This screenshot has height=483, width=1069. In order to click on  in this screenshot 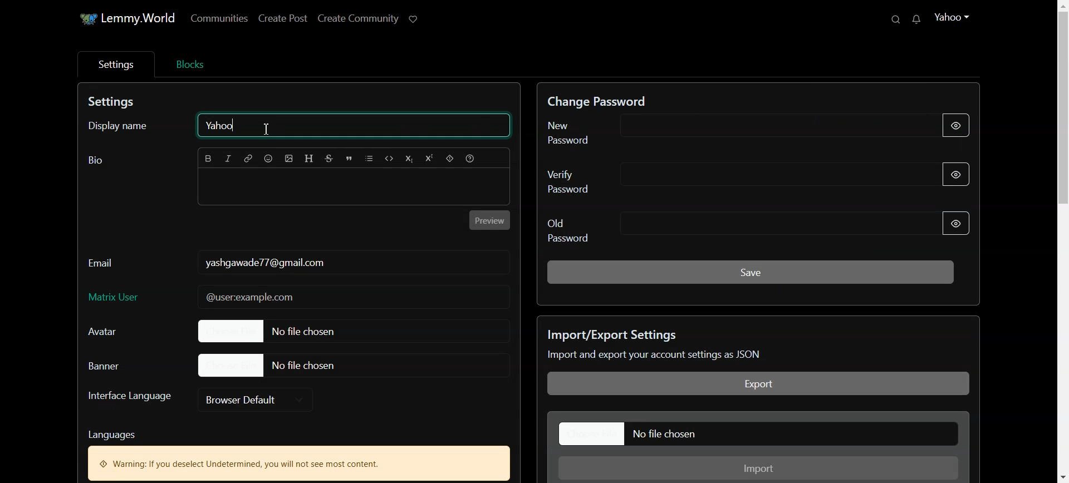, I will do `click(221, 128)`.